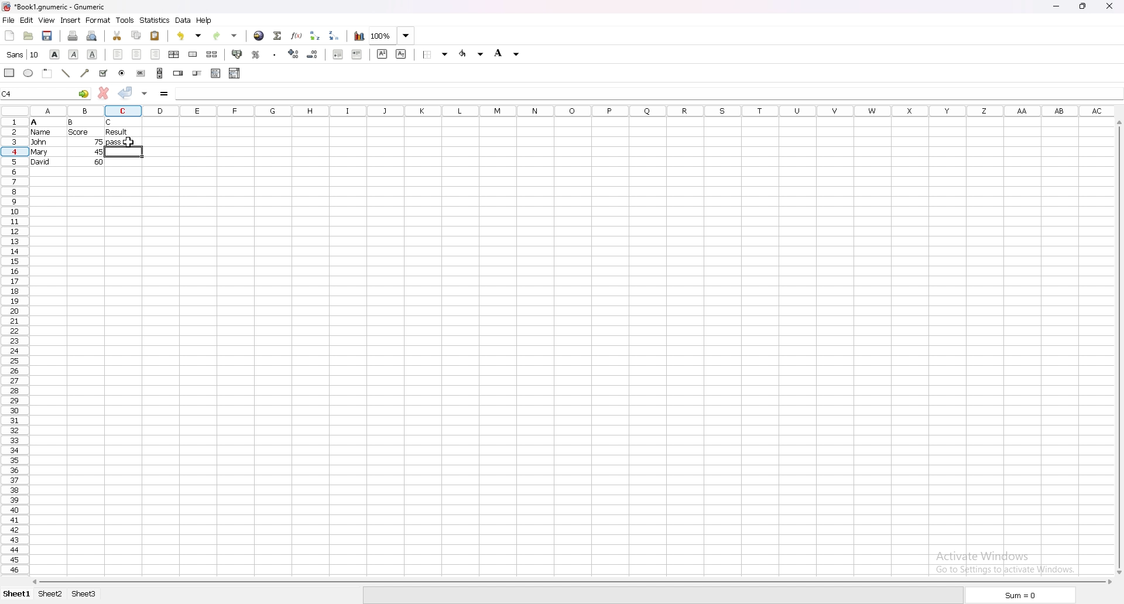  Describe the element at coordinates (141, 73) in the screenshot. I see `button` at that location.